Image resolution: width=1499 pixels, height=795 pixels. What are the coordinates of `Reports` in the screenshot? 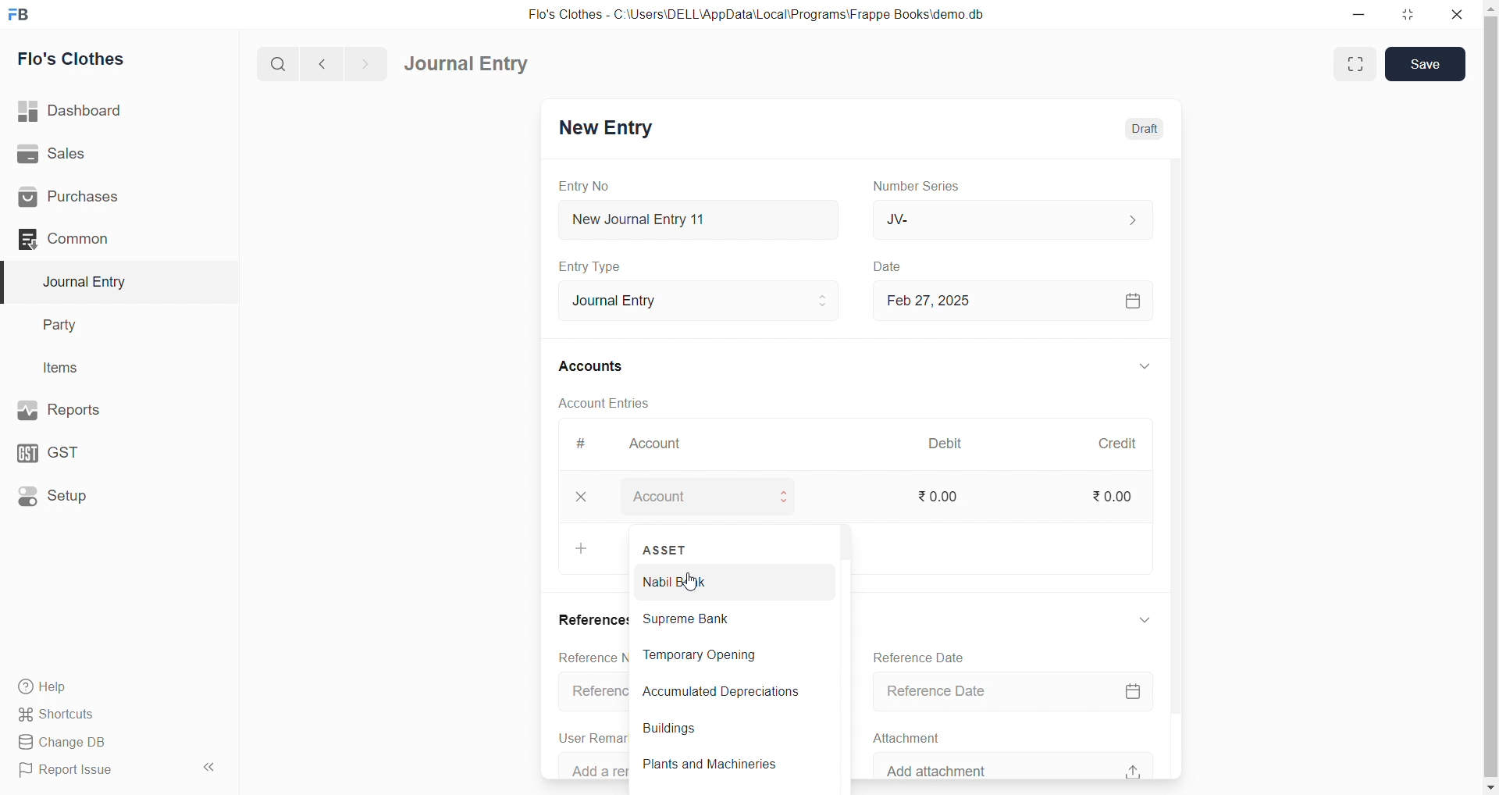 It's located at (92, 410).